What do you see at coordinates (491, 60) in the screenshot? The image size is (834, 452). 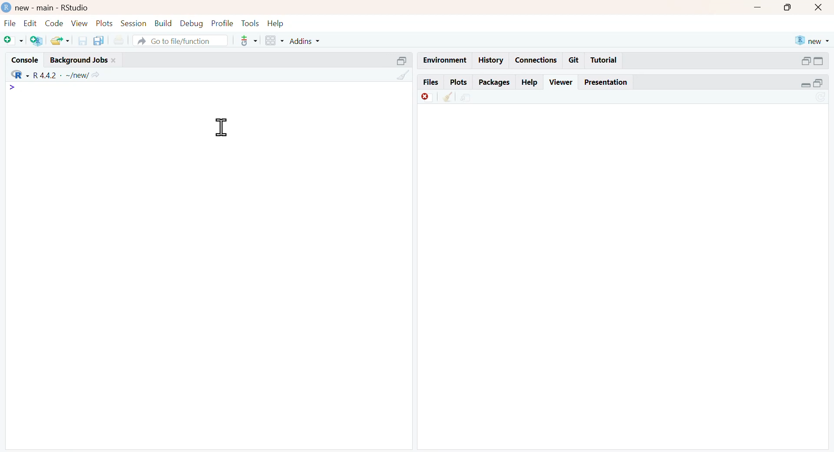 I see `History` at bounding box center [491, 60].